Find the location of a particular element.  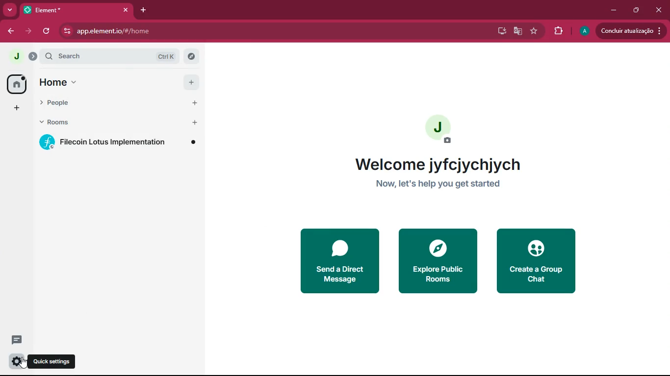

forward is located at coordinates (29, 32).